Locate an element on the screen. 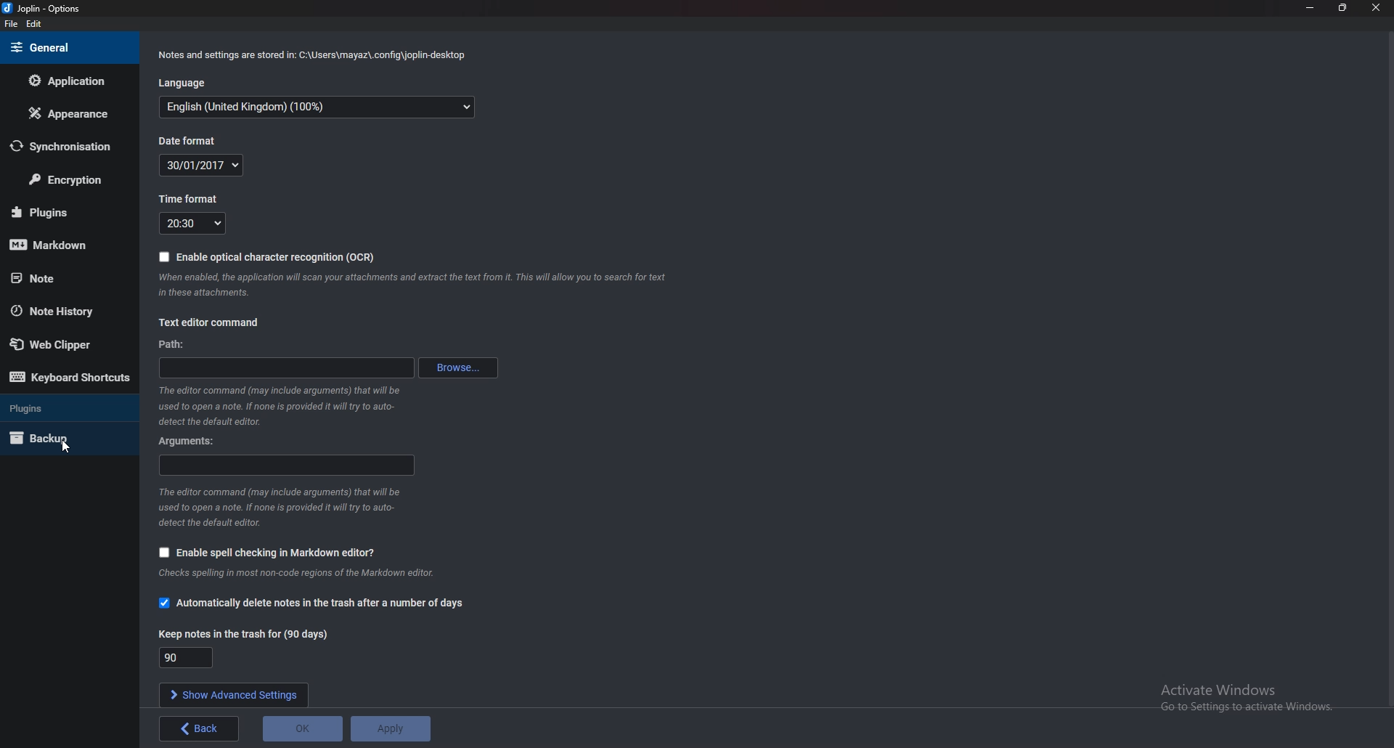  Date format is located at coordinates (189, 142).